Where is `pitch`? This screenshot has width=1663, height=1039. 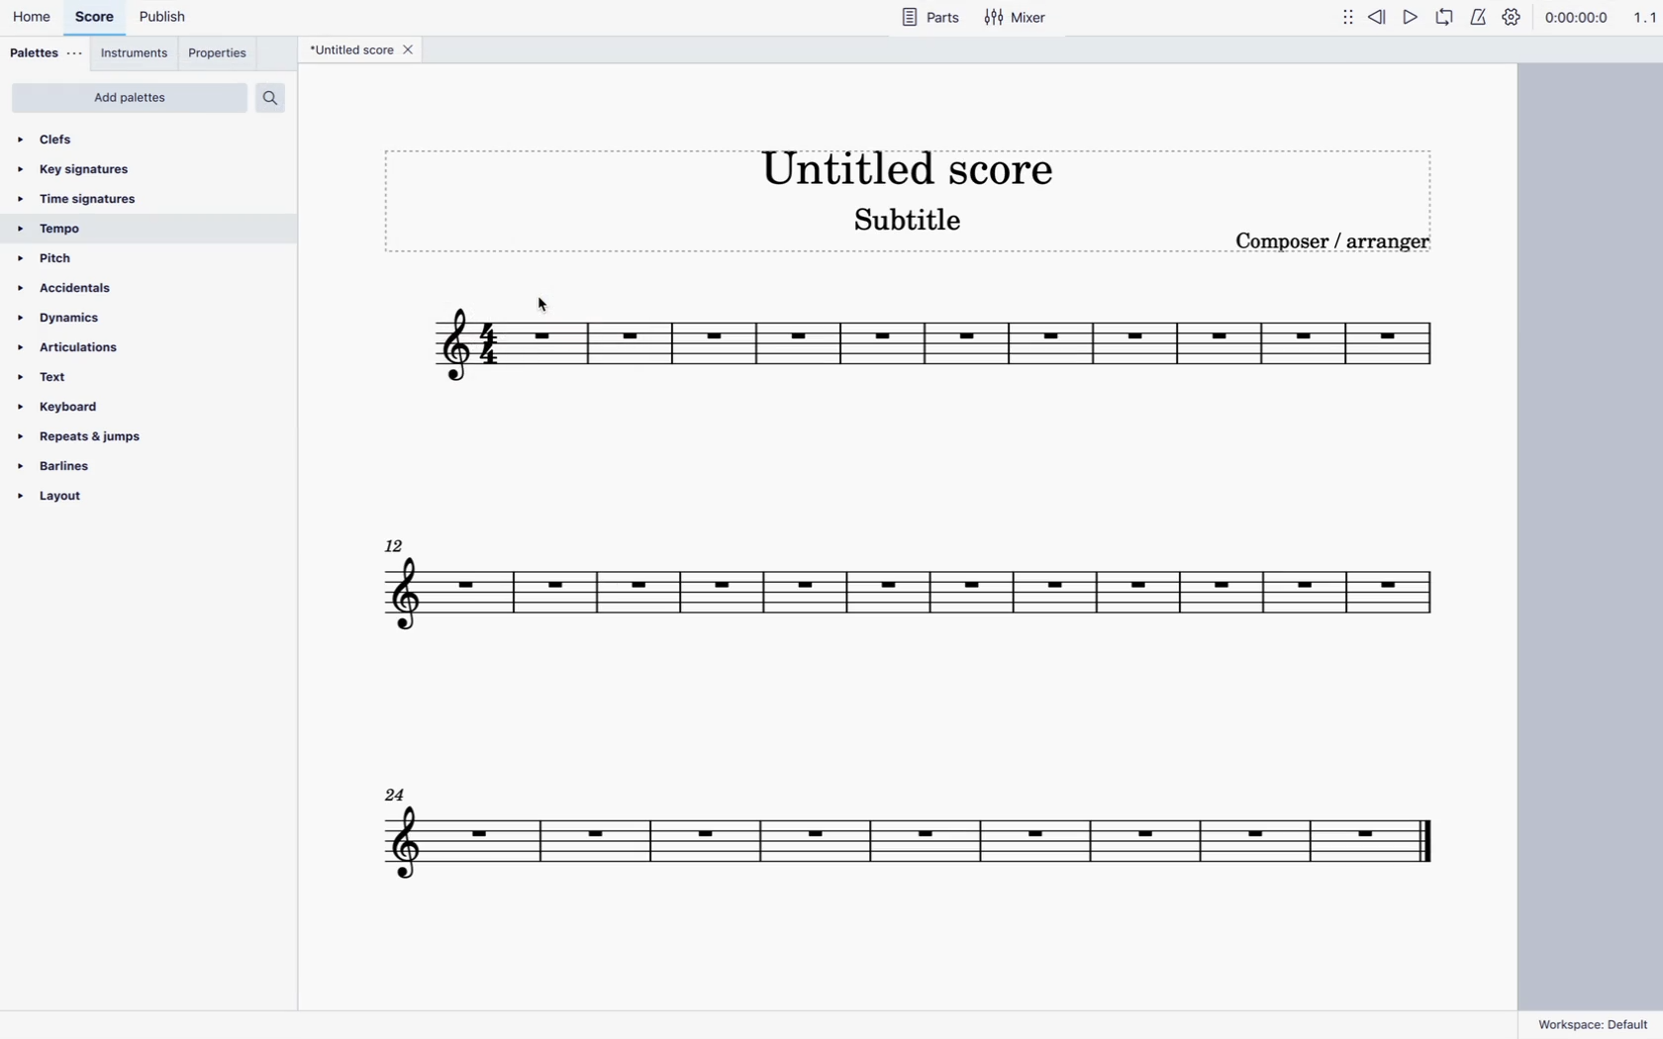
pitch is located at coordinates (58, 259).